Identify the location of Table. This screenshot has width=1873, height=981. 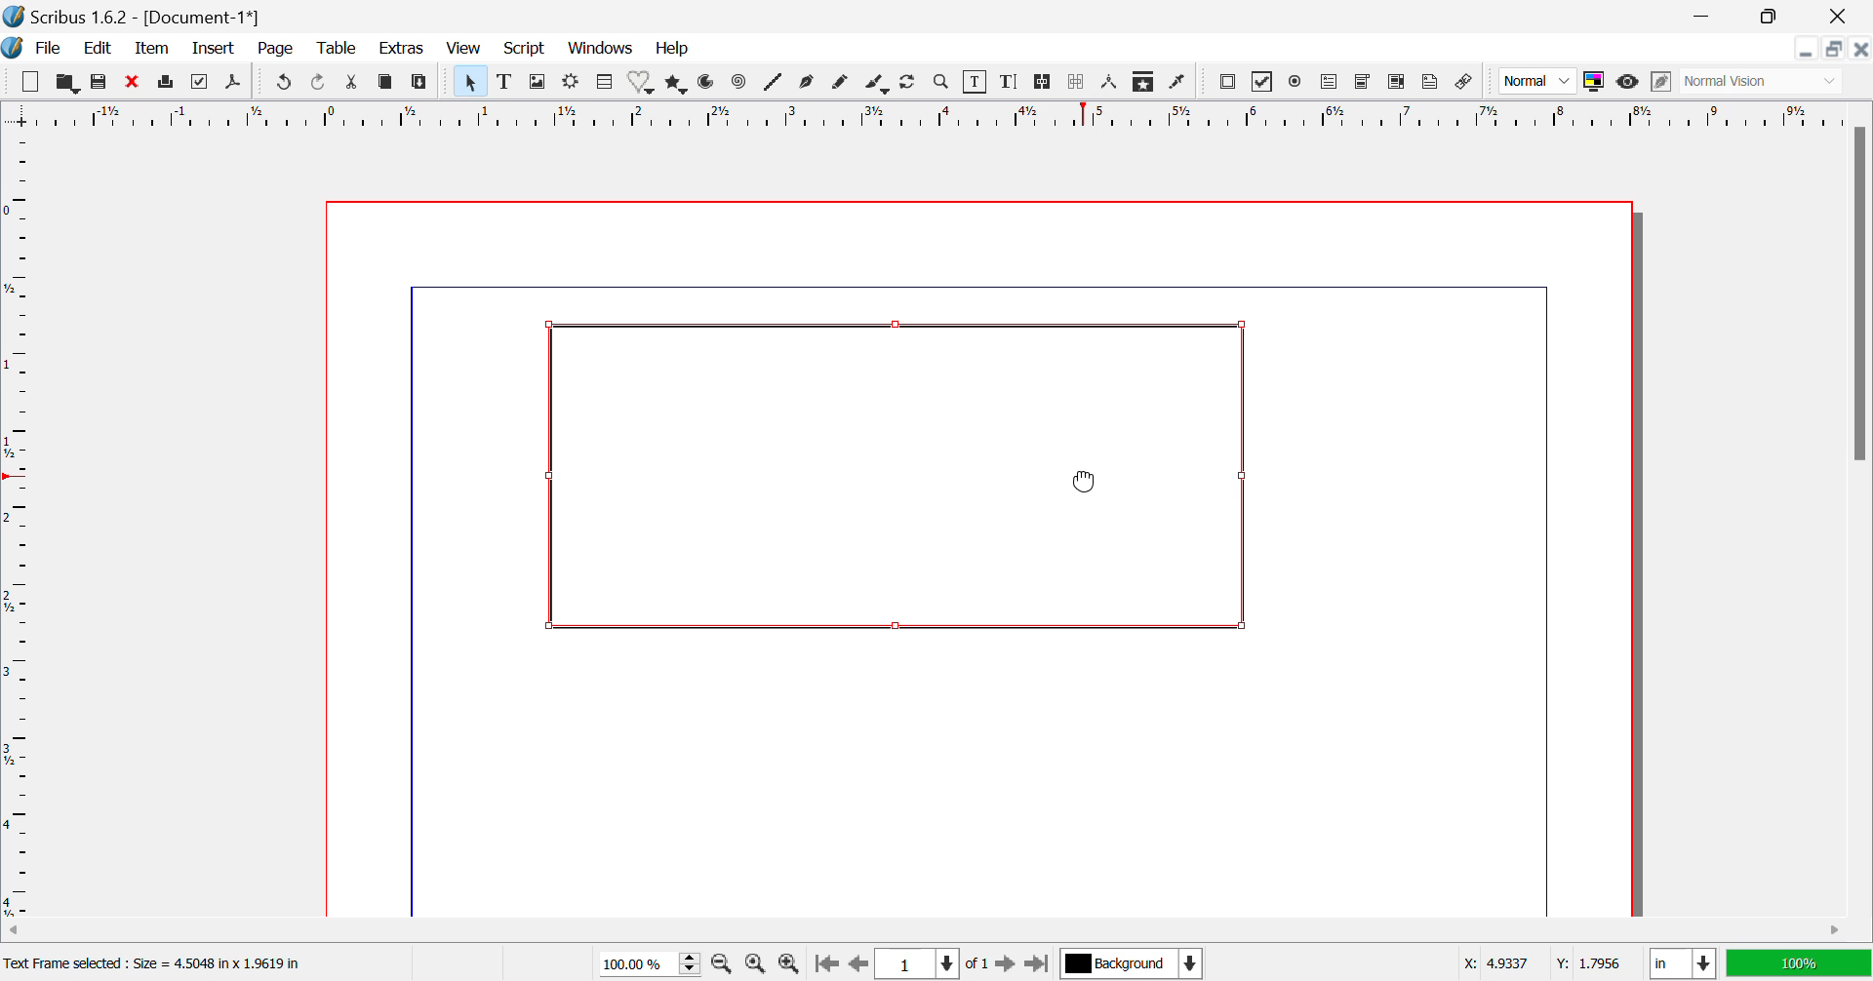
(605, 83).